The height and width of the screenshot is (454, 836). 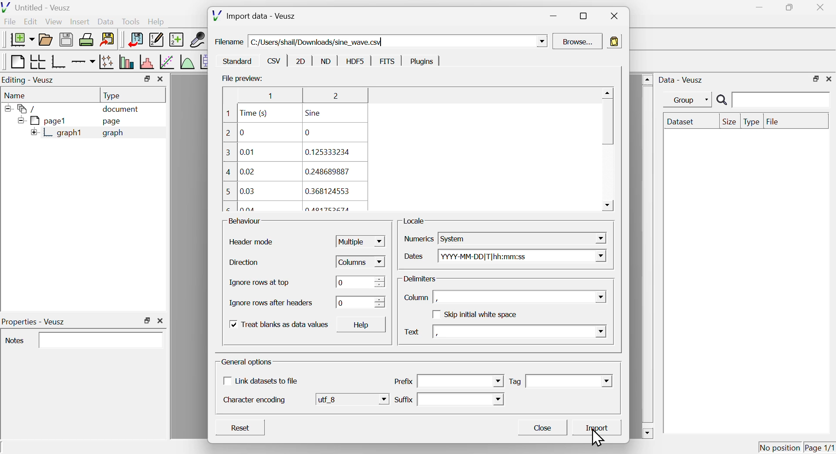 I want to click on csv, so click(x=273, y=61).